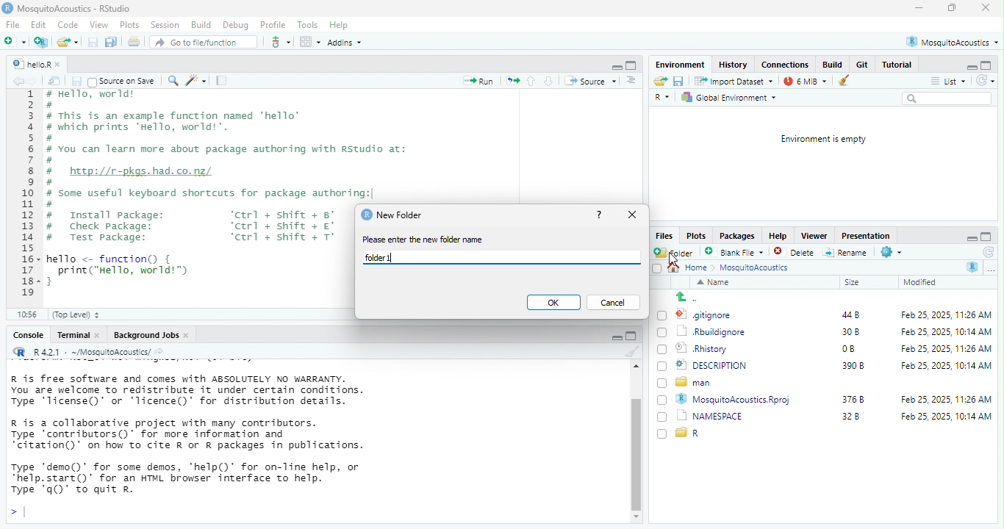 This screenshot has height=529, width=1004. I want to click on Presentation, so click(864, 236).